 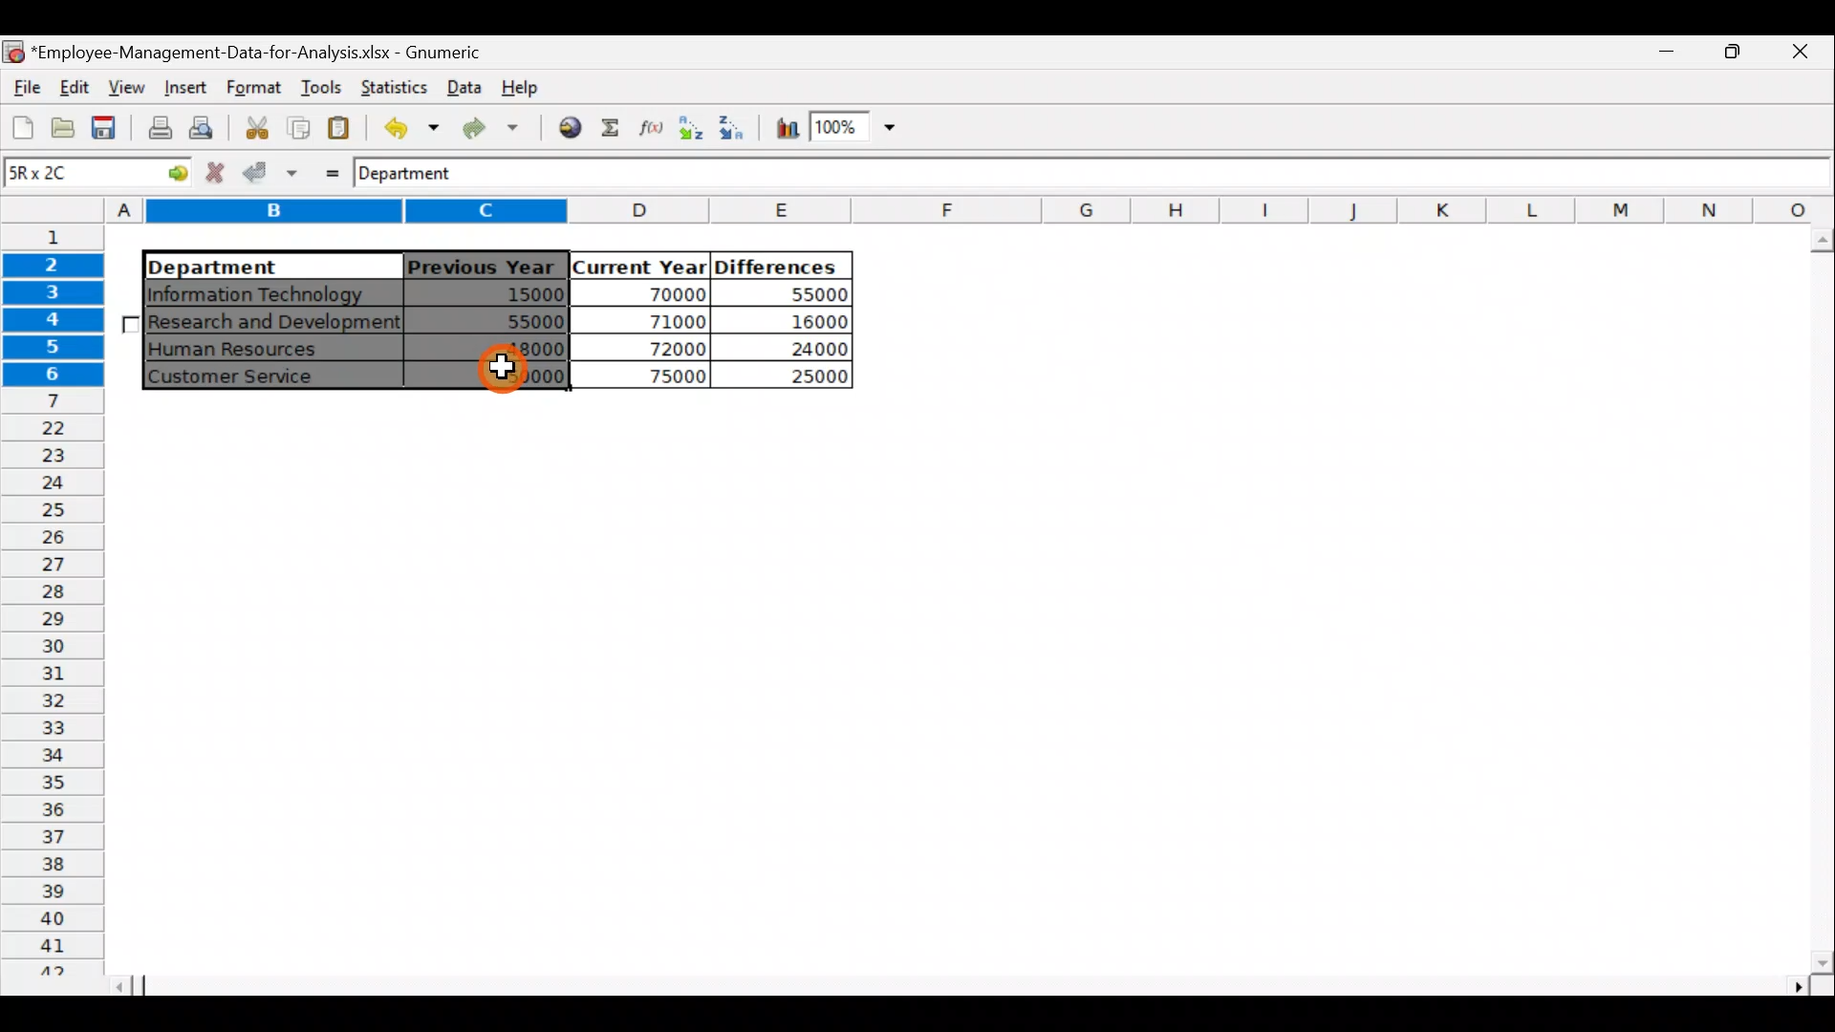 What do you see at coordinates (248, 350) in the screenshot?
I see `Human Resources` at bounding box center [248, 350].